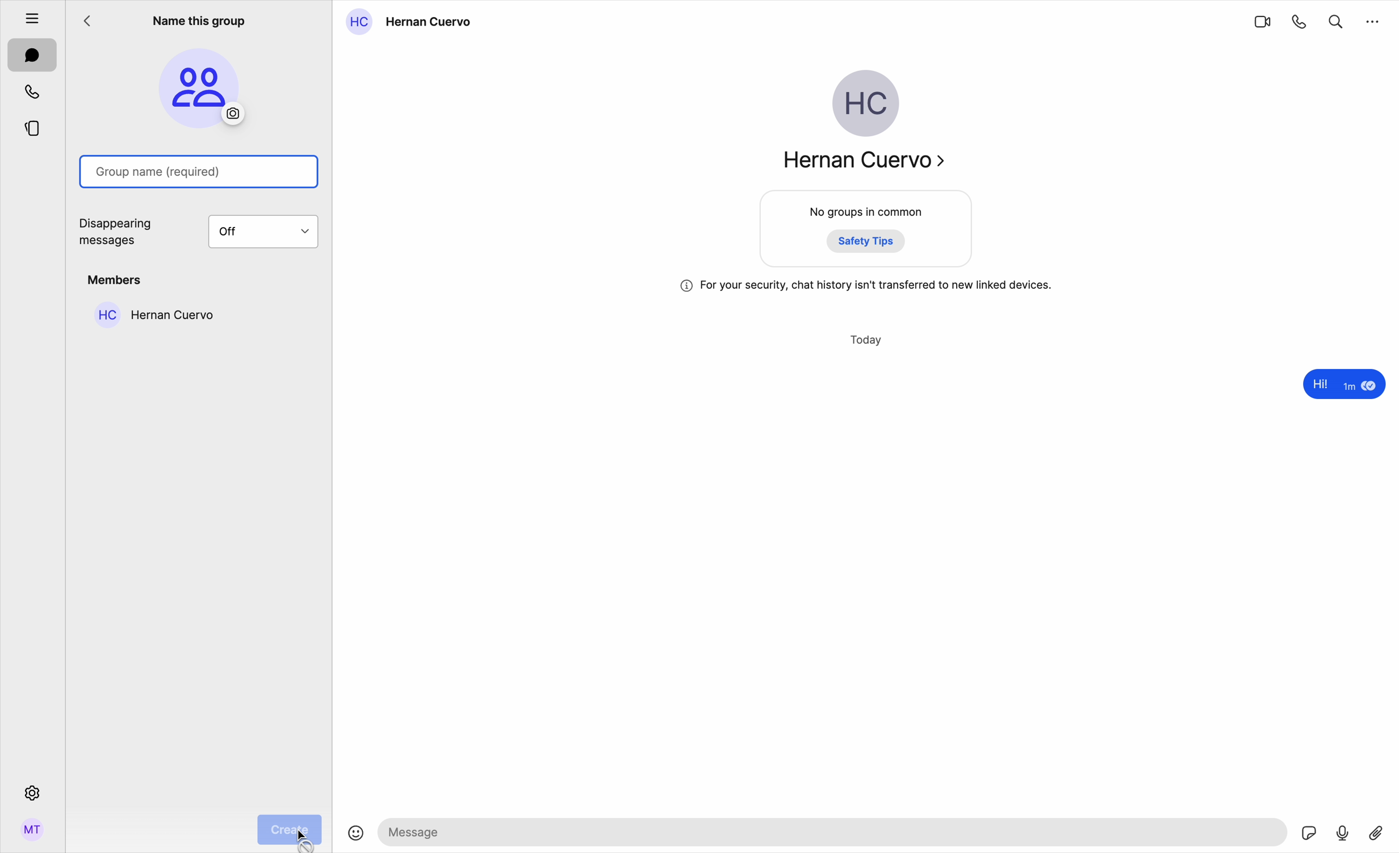  Describe the element at coordinates (151, 314) in the screenshot. I see `hernan cuervo ` at that location.